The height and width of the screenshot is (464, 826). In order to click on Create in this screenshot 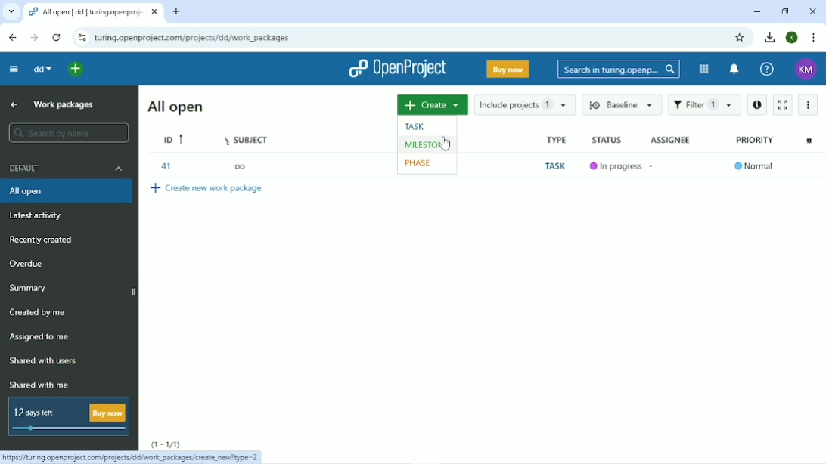, I will do `click(431, 104)`.